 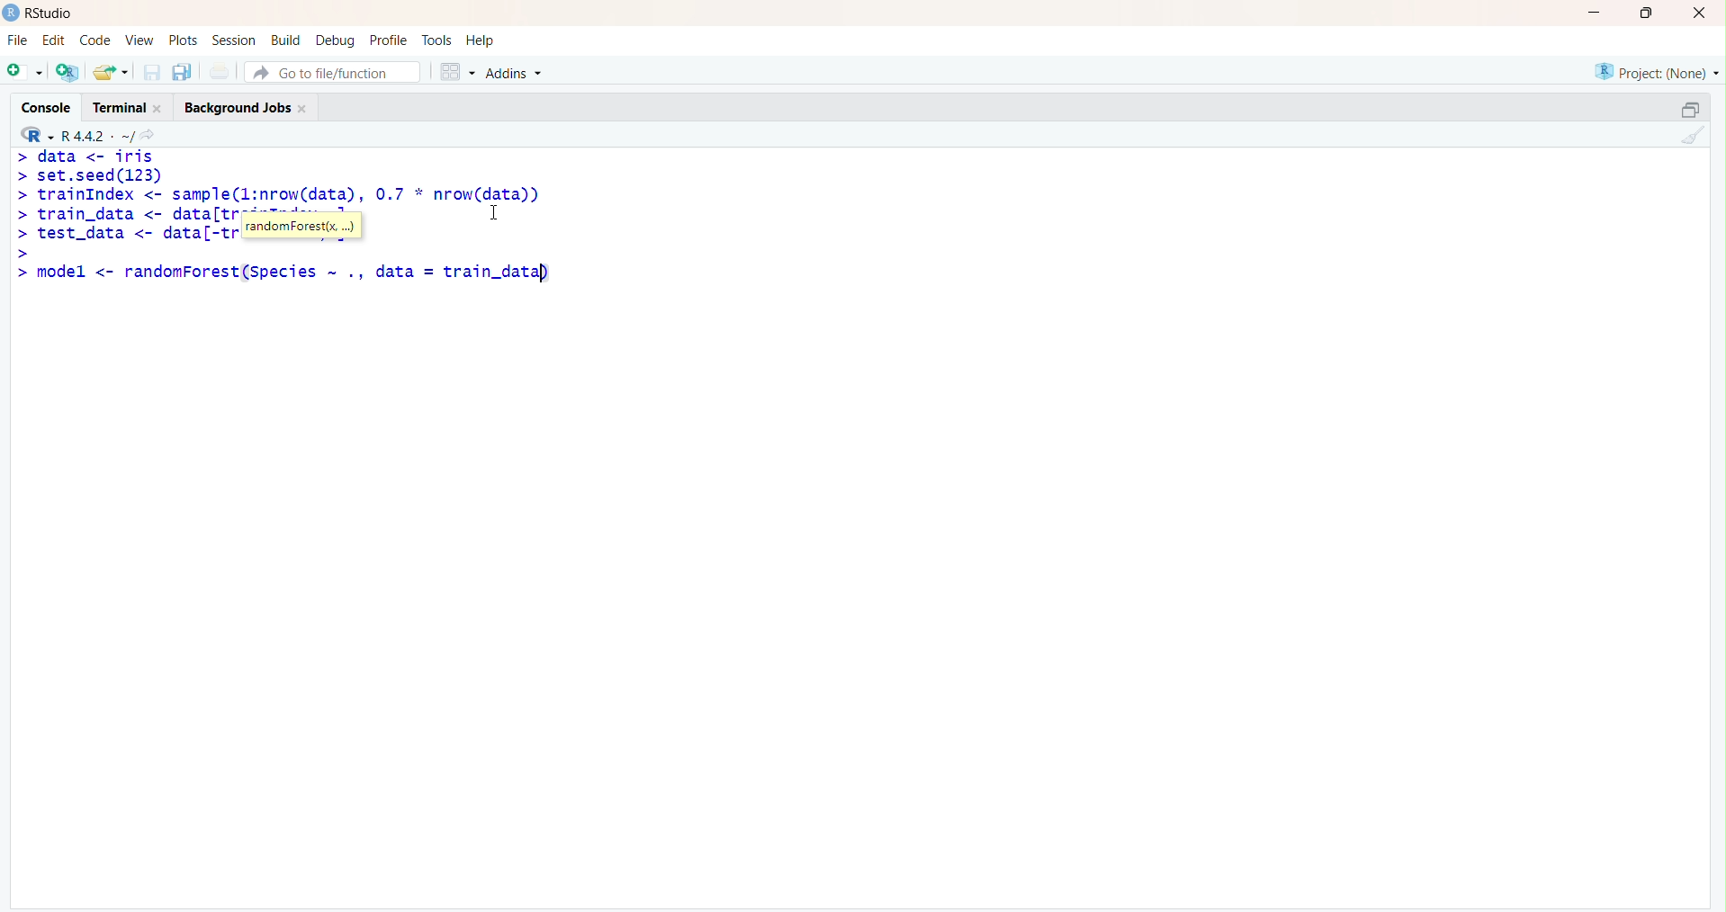 What do you see at coordinates (331, 69) in the screenshot?
I see `Go to file/function` at bounding box center [331, 69].